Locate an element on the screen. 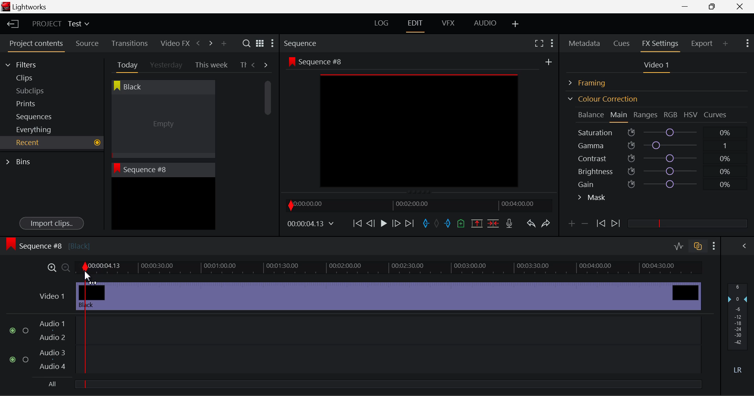 Image resolution: width=754 pixels, height=396 pixels. Project Title is located at coordinates (61, 24).